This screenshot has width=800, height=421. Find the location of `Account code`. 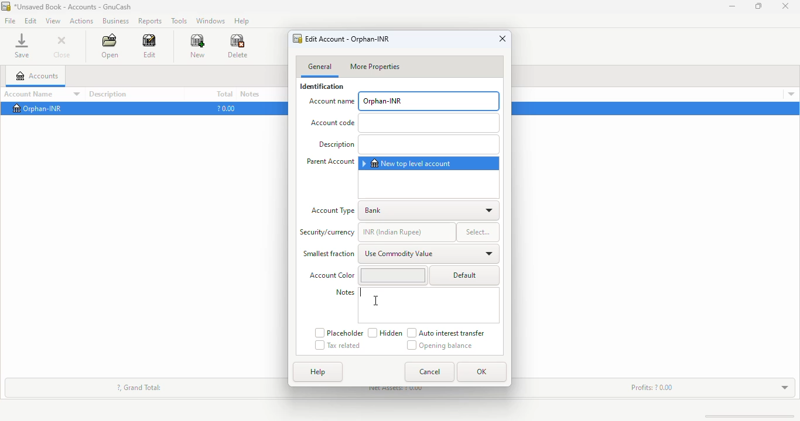

Account code is located at coordinates (329, 123).